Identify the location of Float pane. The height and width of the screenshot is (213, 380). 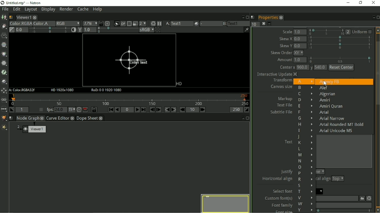
(372, 17).